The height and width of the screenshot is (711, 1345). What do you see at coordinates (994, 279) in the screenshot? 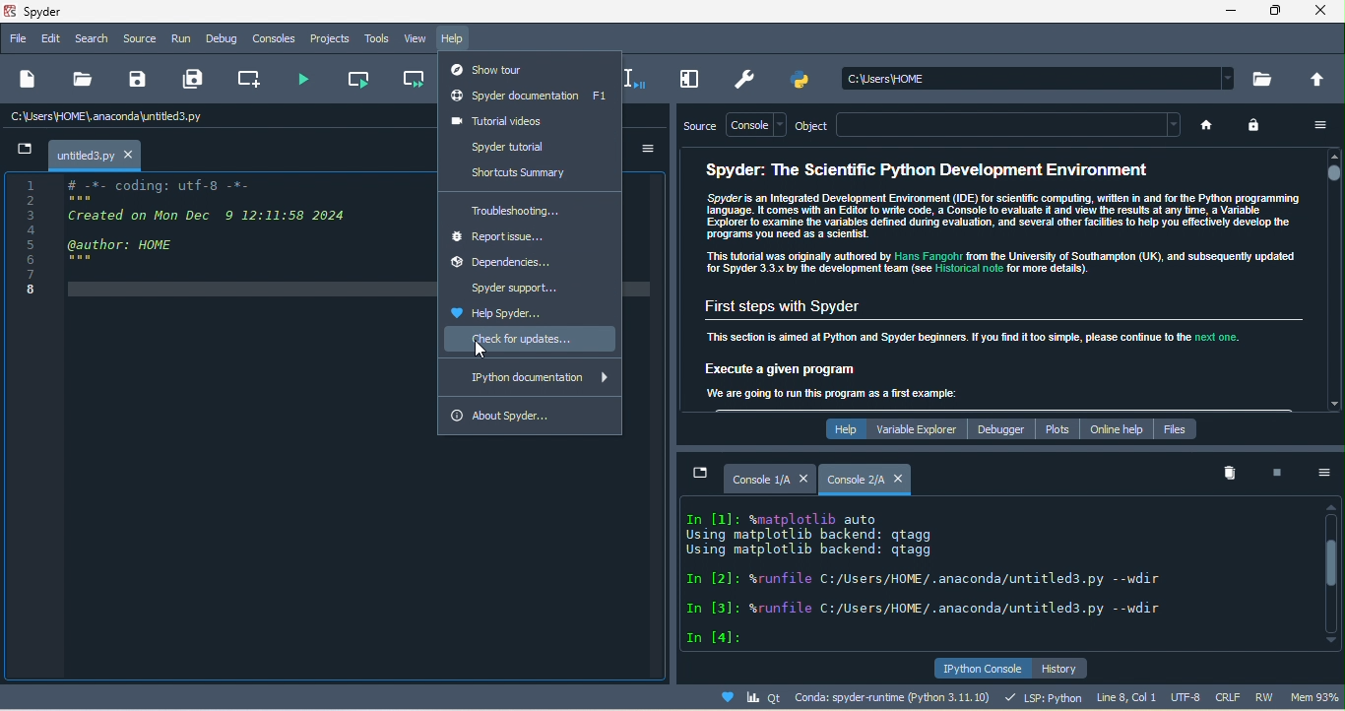
I see `Spyder: The Scientific Python Development Environment

Spyder is an Integrated Development Environment (IDE) for scientific computing, written in and for the Python programming
anguage. comes win an Edior 10 wre Code, a Consol 10 evalu 4 and view he resus af any ime. a Vara
Expore 0 examine ie variables defined dug evasion, and Several ther facilis 1 help you efccivel develop he
Programs you need a5 8 scents

This tutorial was orginal authored by 1s Fanghs rom the University of Southampton (UK), and subsequent updated
{or Spyder 3.3 oy ihe development eam (se 5.1¢3 nol for more deta)

First steps with Spyder

This section is aimed at Python and Spyder beginners. If you find it too simple, please continue to the next one.
Execute a given program

Ter Te` at bounding box center [994, 279].